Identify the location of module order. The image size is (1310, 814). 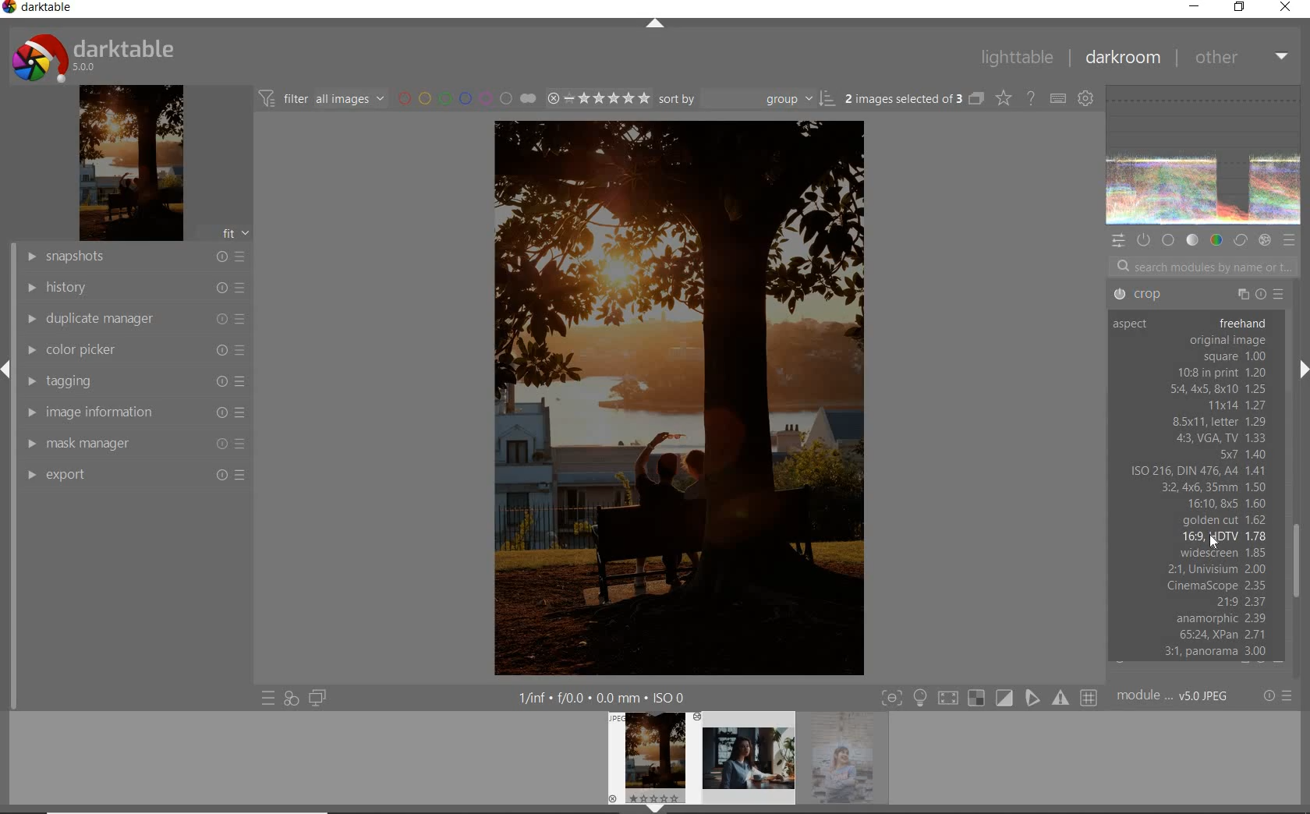
(1171, 698).